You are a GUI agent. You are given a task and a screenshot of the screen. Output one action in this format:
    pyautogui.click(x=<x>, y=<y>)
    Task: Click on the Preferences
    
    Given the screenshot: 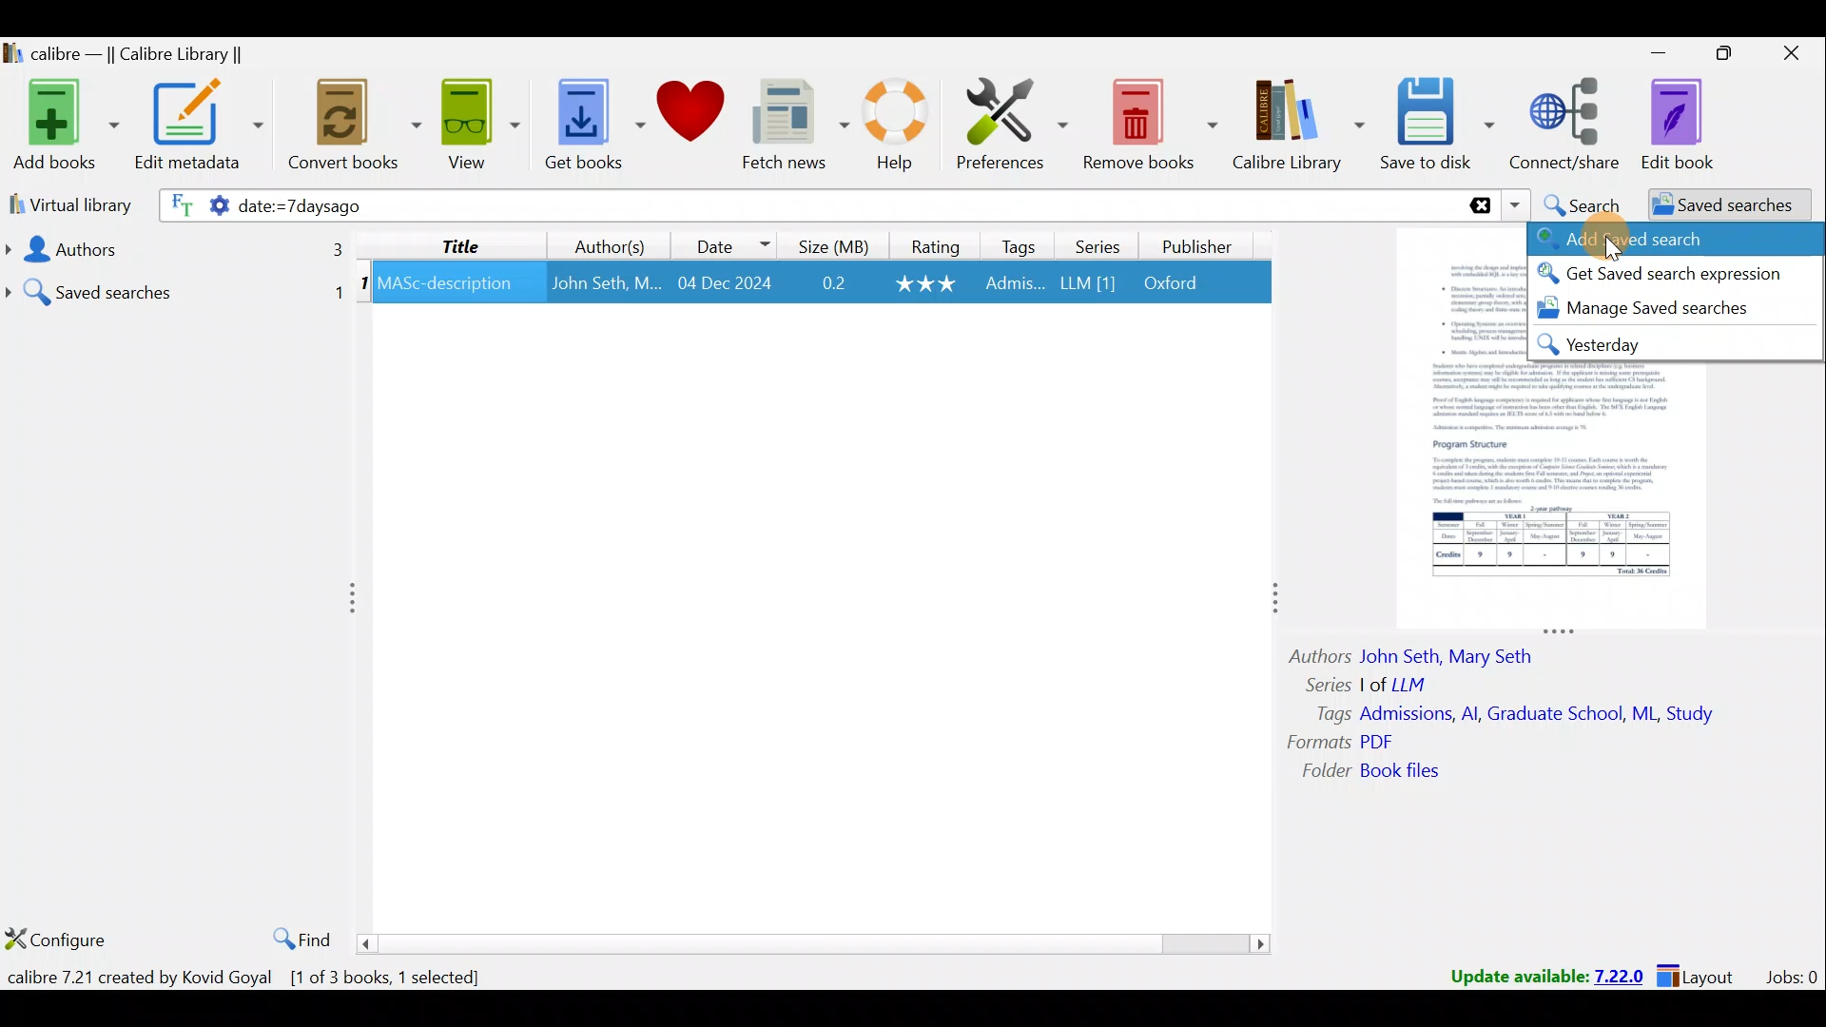 What is the action you would take?
    pyautogui.click(x=1015, y=121)
    